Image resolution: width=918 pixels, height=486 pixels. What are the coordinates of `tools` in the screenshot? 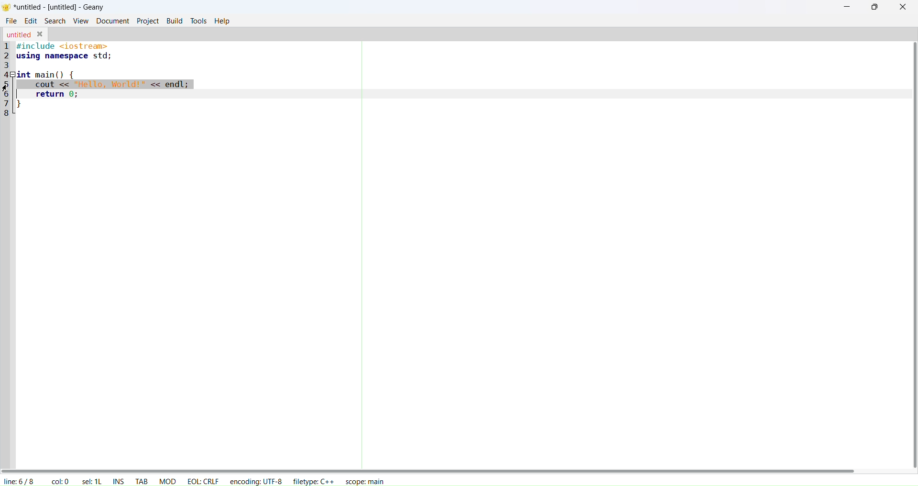 It's located at (198, 21).